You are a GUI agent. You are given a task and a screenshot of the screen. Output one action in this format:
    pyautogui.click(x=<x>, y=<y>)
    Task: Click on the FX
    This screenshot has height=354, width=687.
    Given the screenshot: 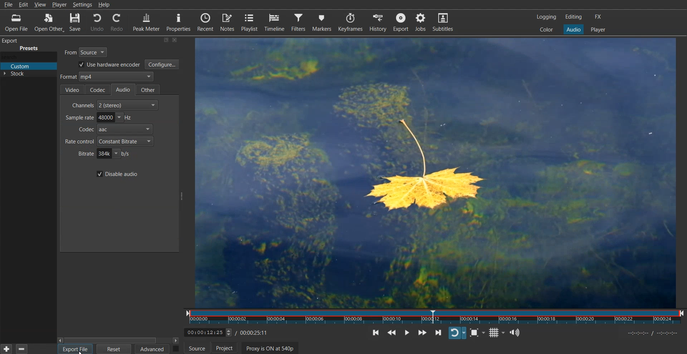 What is the action you would take?
    pyautogui.click(x=597, y=17)
    